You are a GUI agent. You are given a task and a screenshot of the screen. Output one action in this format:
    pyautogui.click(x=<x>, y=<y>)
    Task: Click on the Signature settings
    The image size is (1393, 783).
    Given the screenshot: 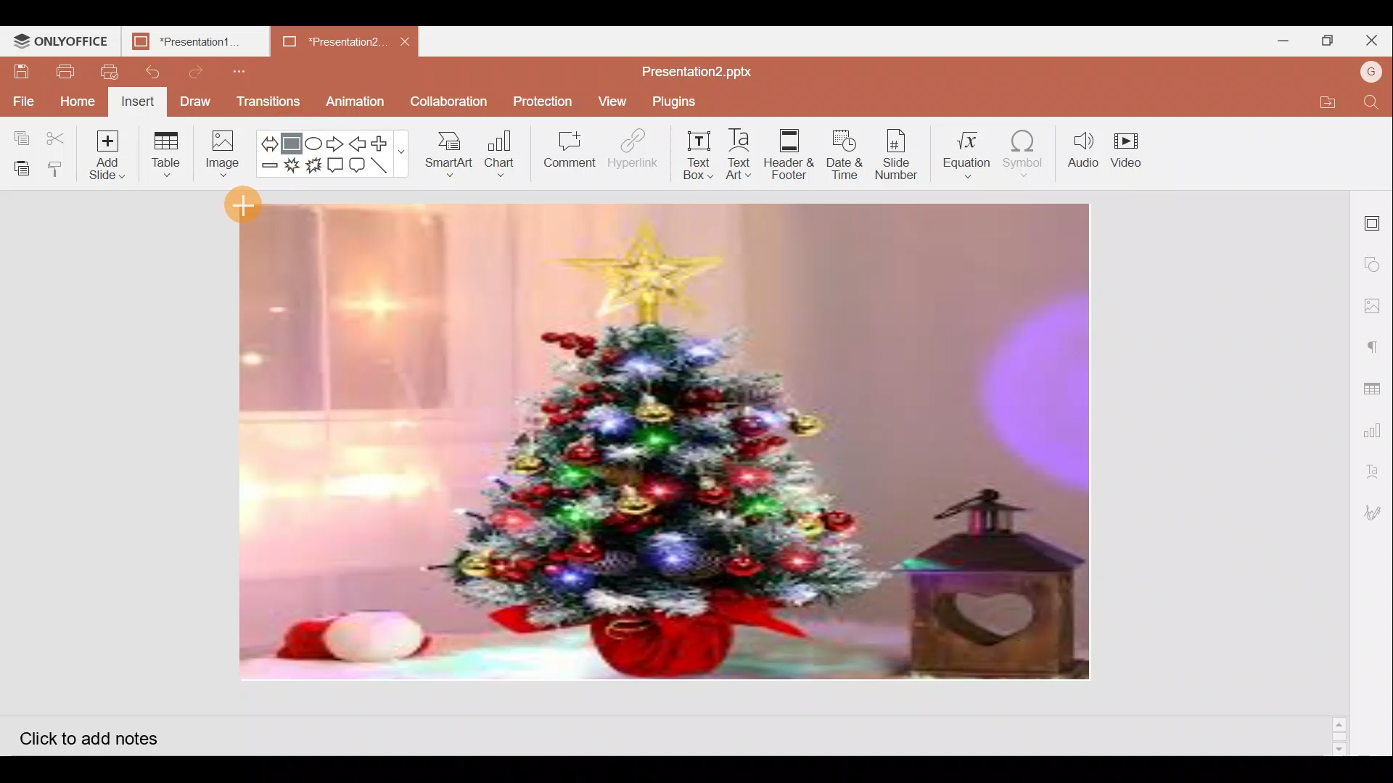 What is the action you would take?
    pyautogui.click(x=1376, y=510)
    